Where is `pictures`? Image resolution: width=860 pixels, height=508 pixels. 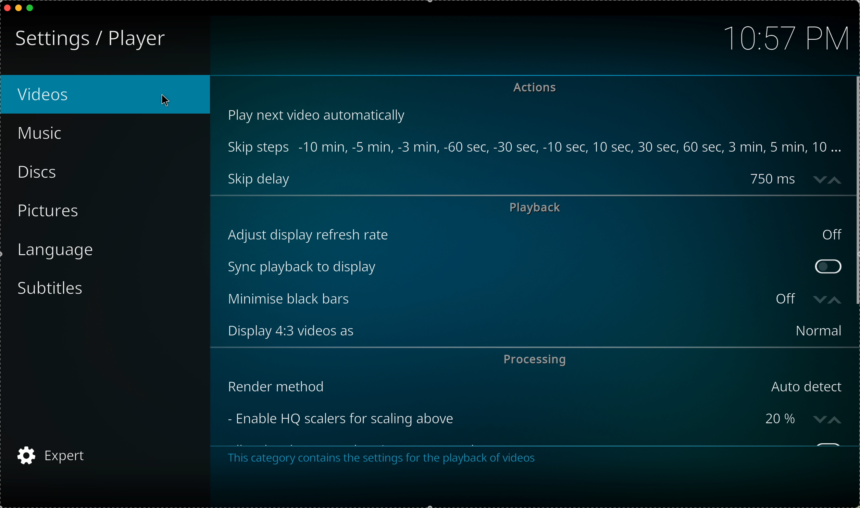 pictures is located at coordinates (51, 212).